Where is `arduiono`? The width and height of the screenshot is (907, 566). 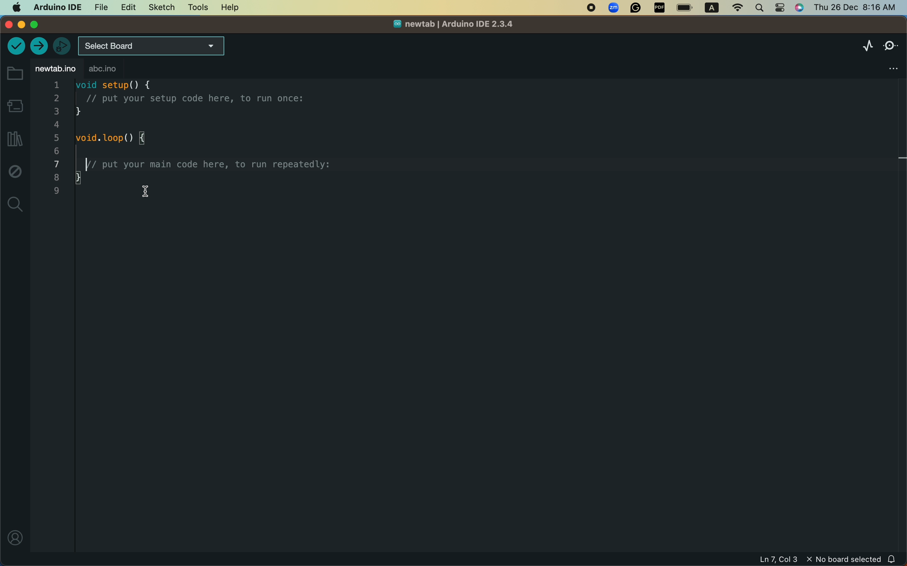 arduiono is located at coordinates (55, 6).